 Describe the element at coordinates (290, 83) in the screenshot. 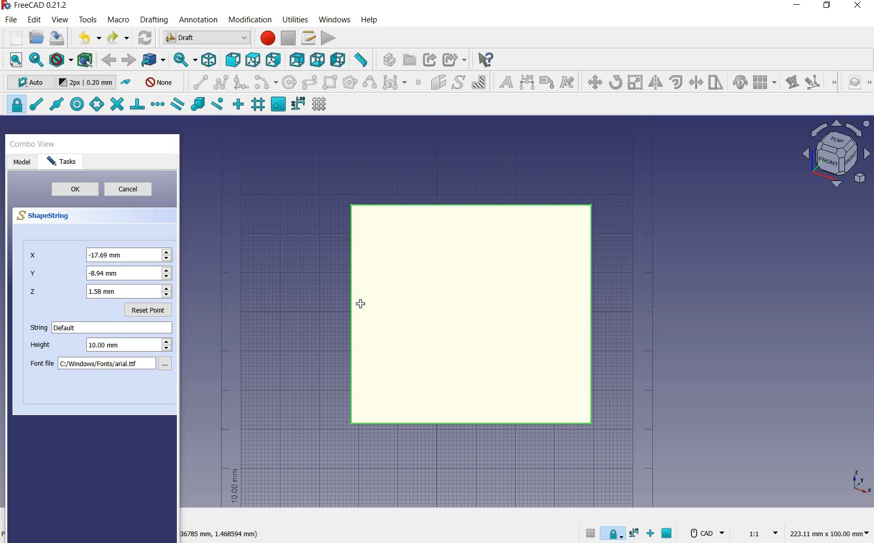

I see `circle` at that location.